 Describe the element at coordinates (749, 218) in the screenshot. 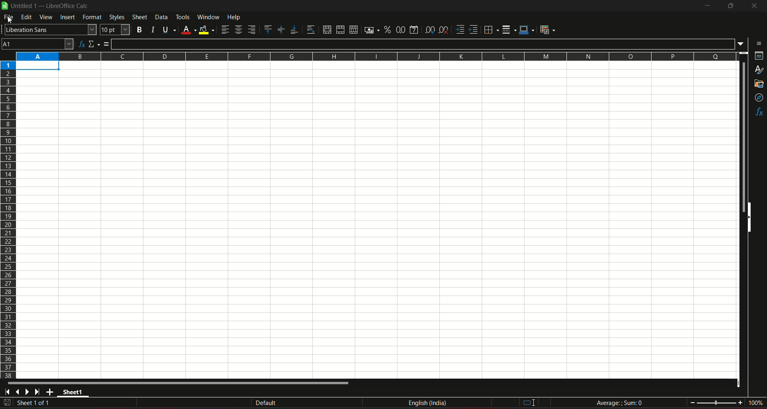

I see `hide` at that location.